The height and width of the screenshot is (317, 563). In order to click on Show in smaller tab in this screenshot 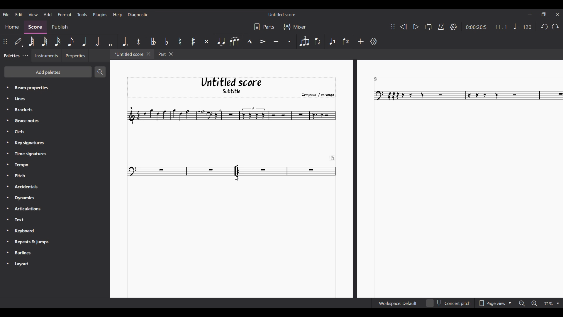, I will do `click(544, 14)`.